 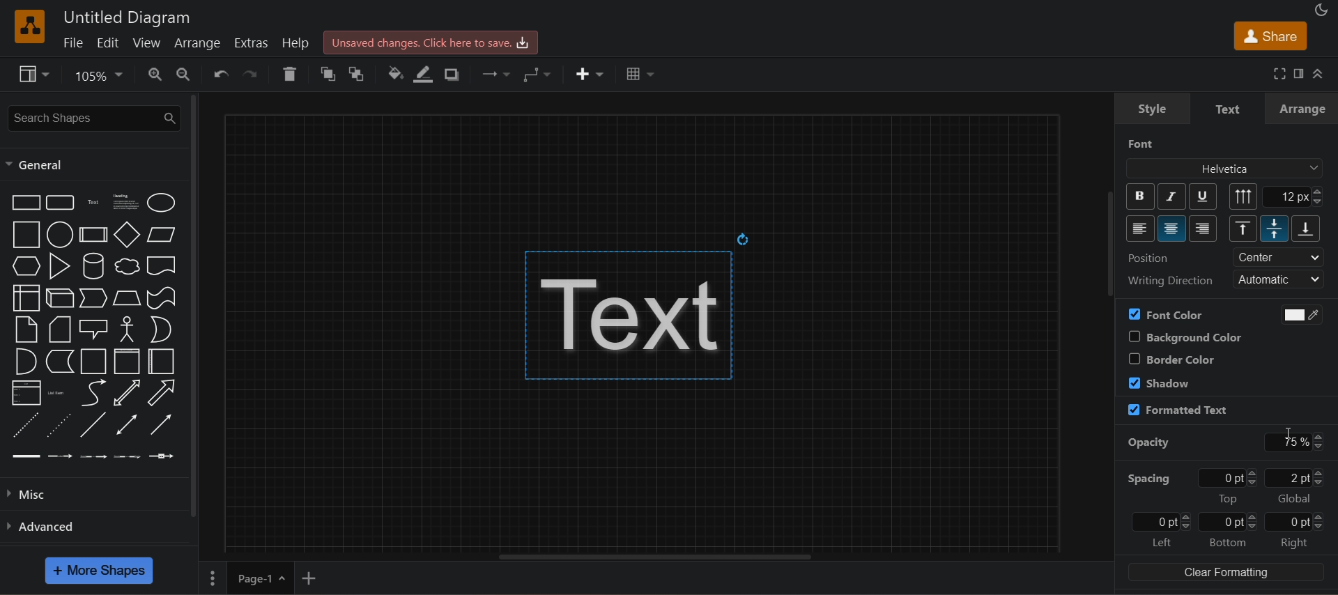 I want to click on redo, so click(x=253, y=72).